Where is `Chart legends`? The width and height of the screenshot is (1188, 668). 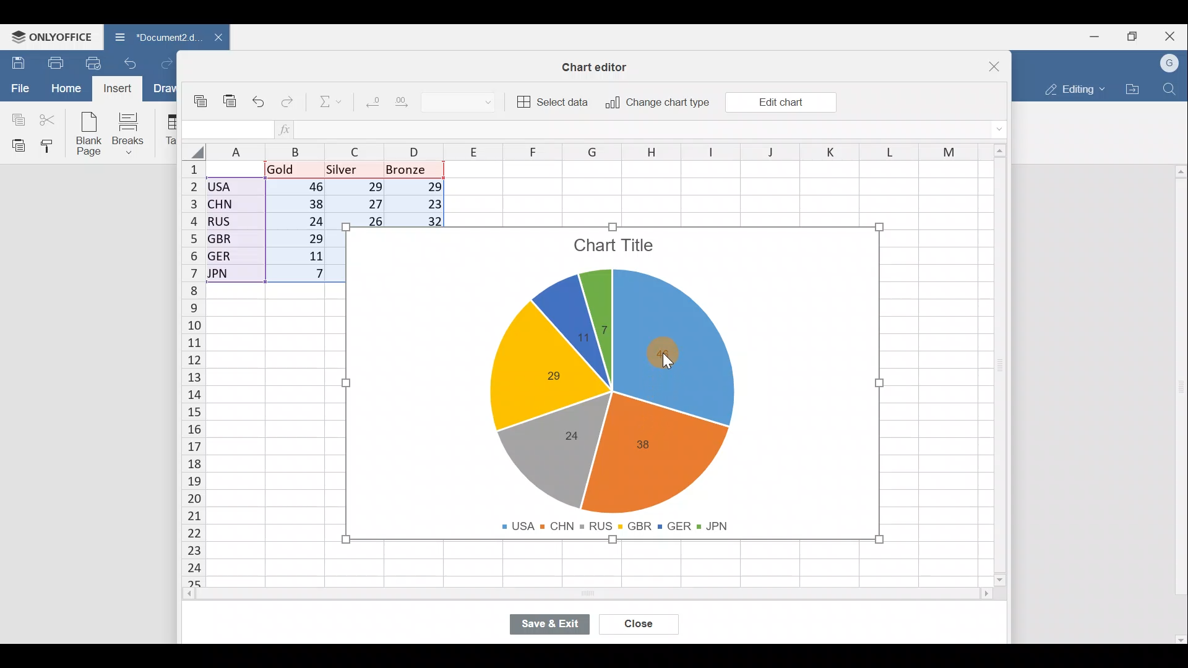
Chart legends is located at coordinates (621, 523).